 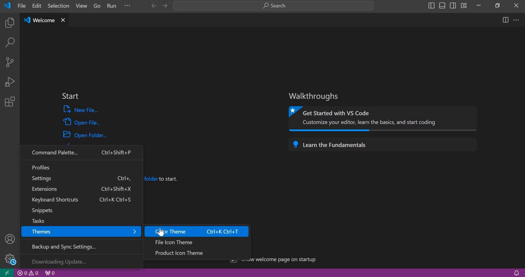 I want to click on close, so click(x=517, y=5).